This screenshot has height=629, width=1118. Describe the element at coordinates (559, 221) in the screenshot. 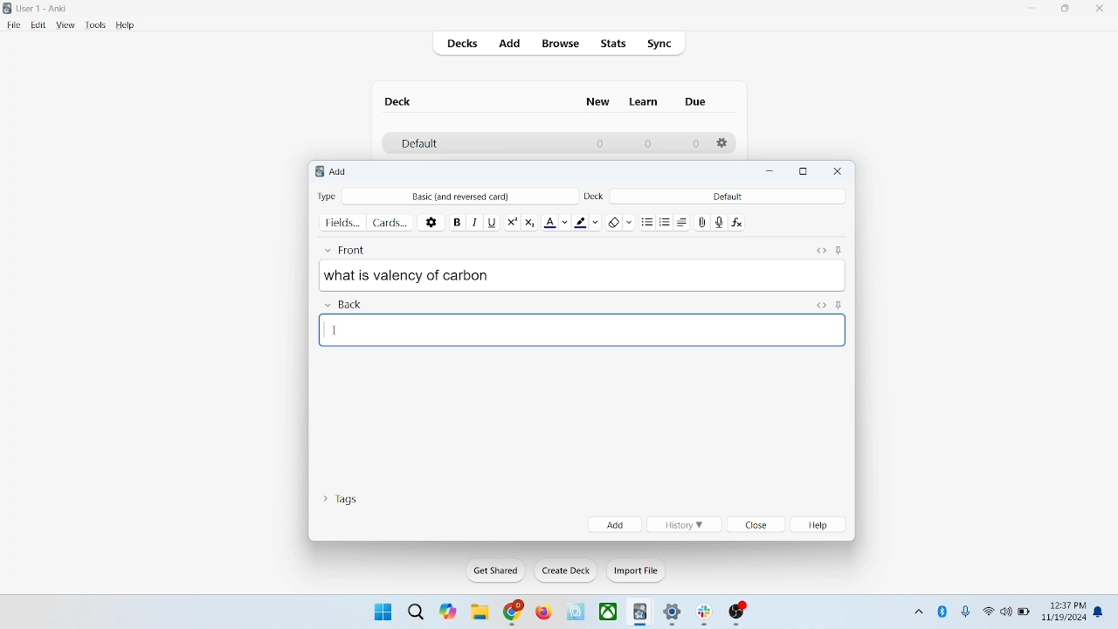

I see `text color` at that location.